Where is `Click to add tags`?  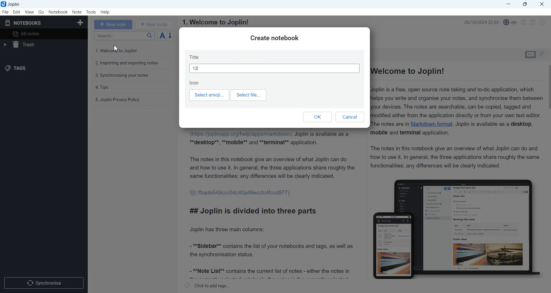 Click to add tags is located at coordinates (207, 286).